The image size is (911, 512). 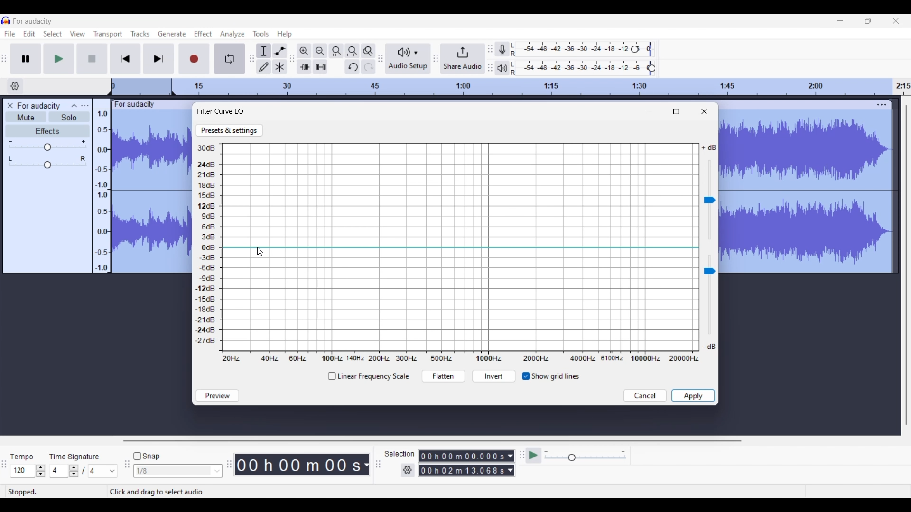 I want to click on Show interface in a smaller tab, so click(x=868, y=21).